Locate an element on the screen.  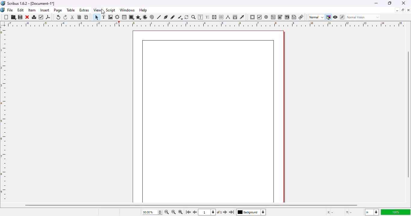
close is located at coordinates (27, 17).